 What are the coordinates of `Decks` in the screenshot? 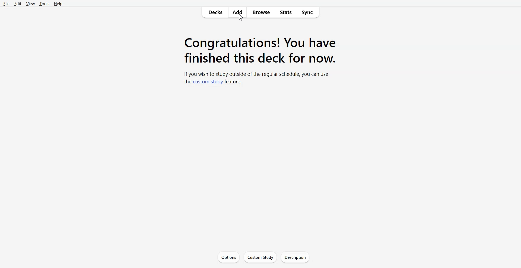 It's located at (215, 12).